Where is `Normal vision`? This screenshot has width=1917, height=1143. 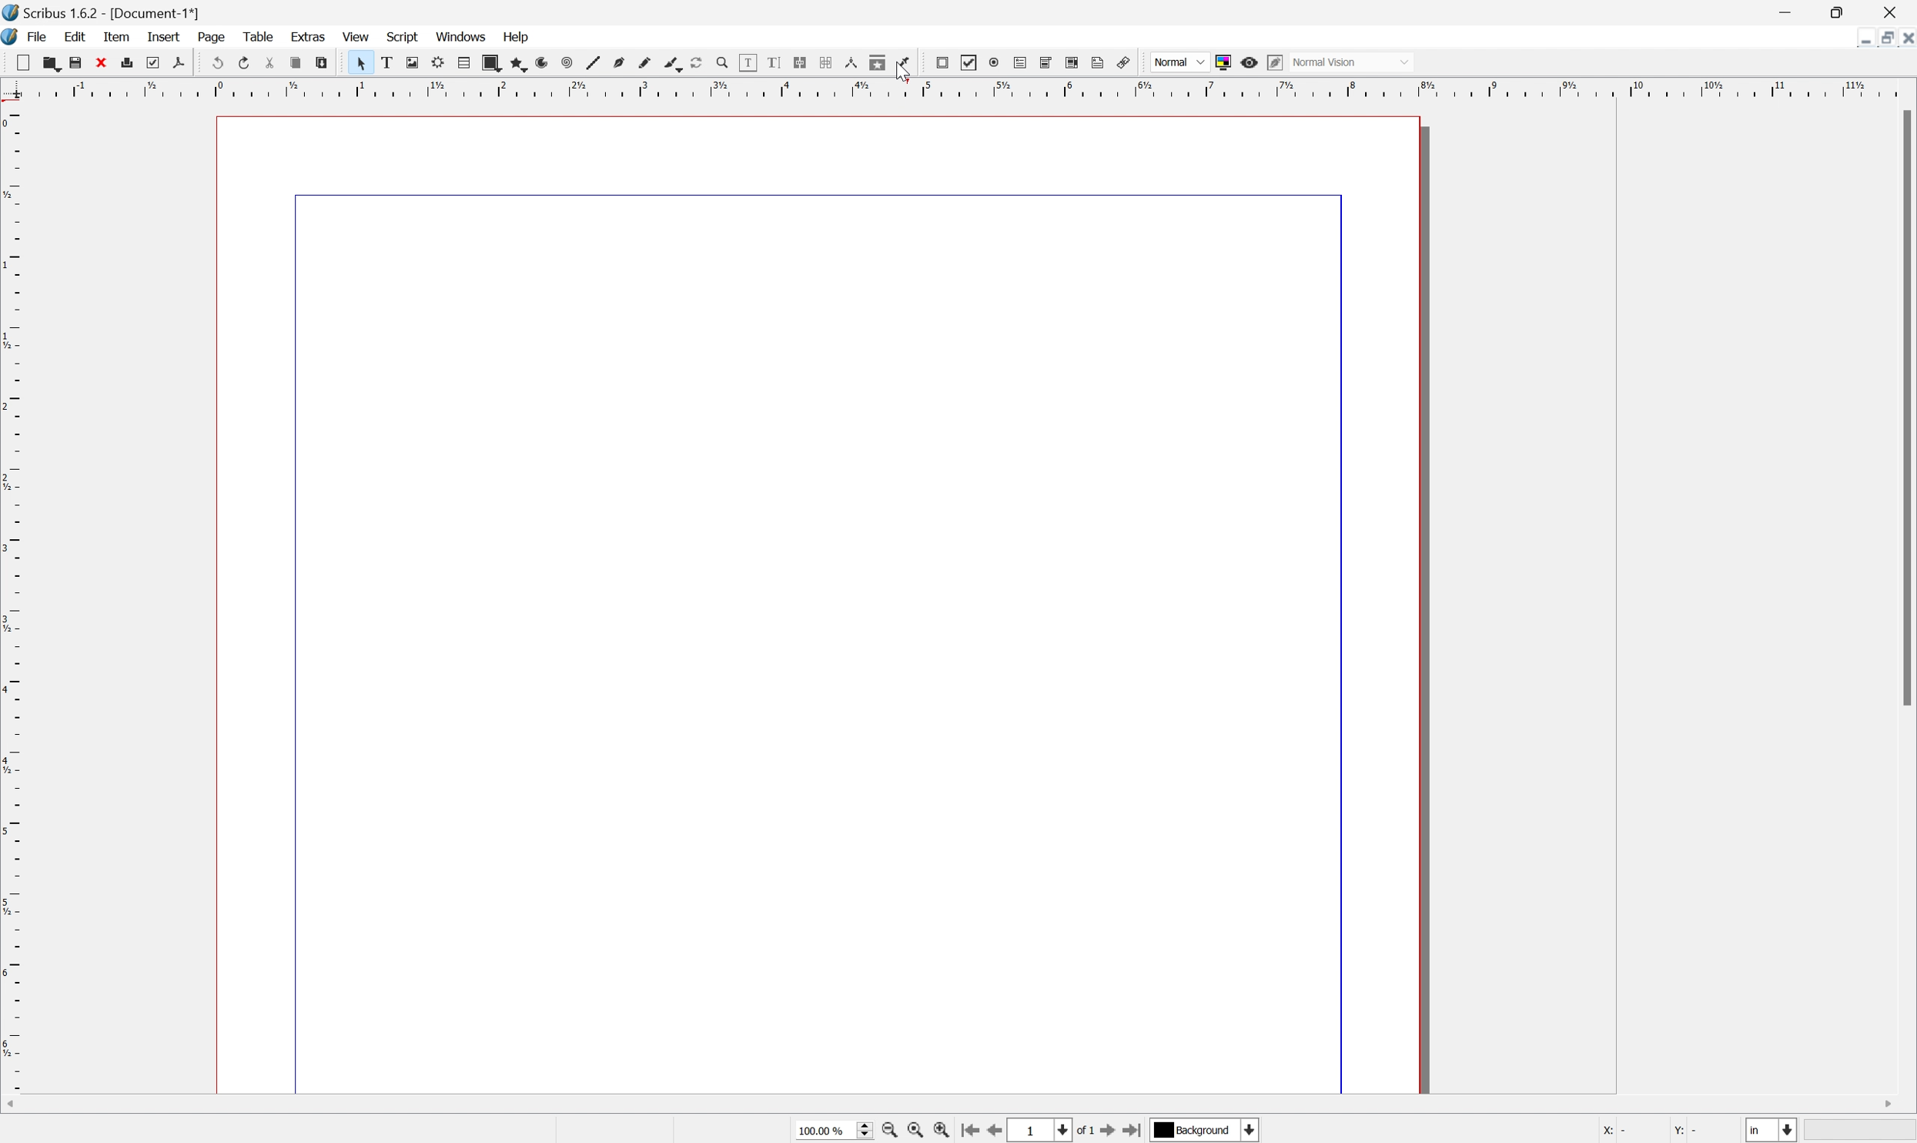
Normal vision is located at coordinates (1365, 61).